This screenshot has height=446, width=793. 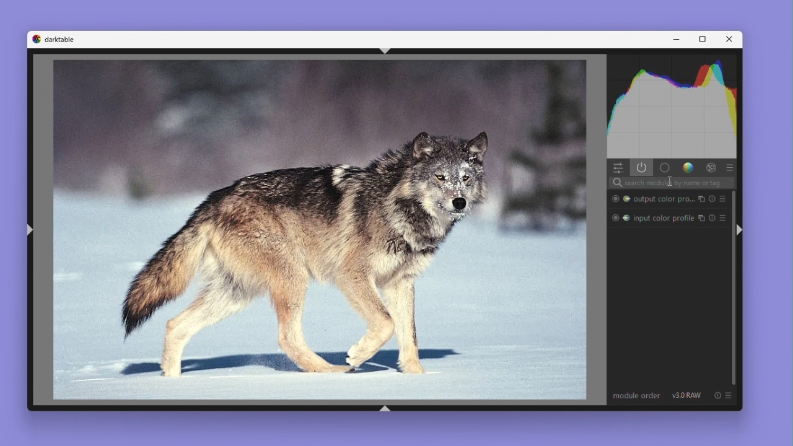 I want to click on Close, so click(x=727, y=39).